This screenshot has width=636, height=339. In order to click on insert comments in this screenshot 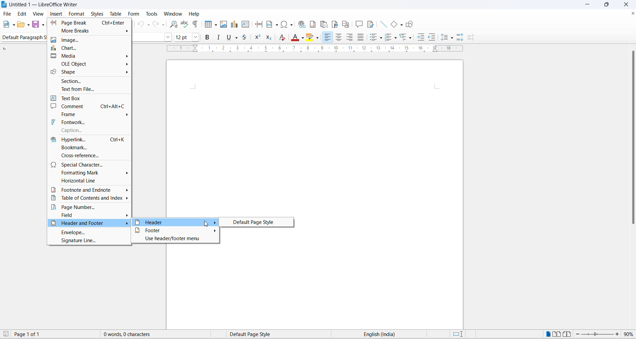, I will do `click(358, 23)`.